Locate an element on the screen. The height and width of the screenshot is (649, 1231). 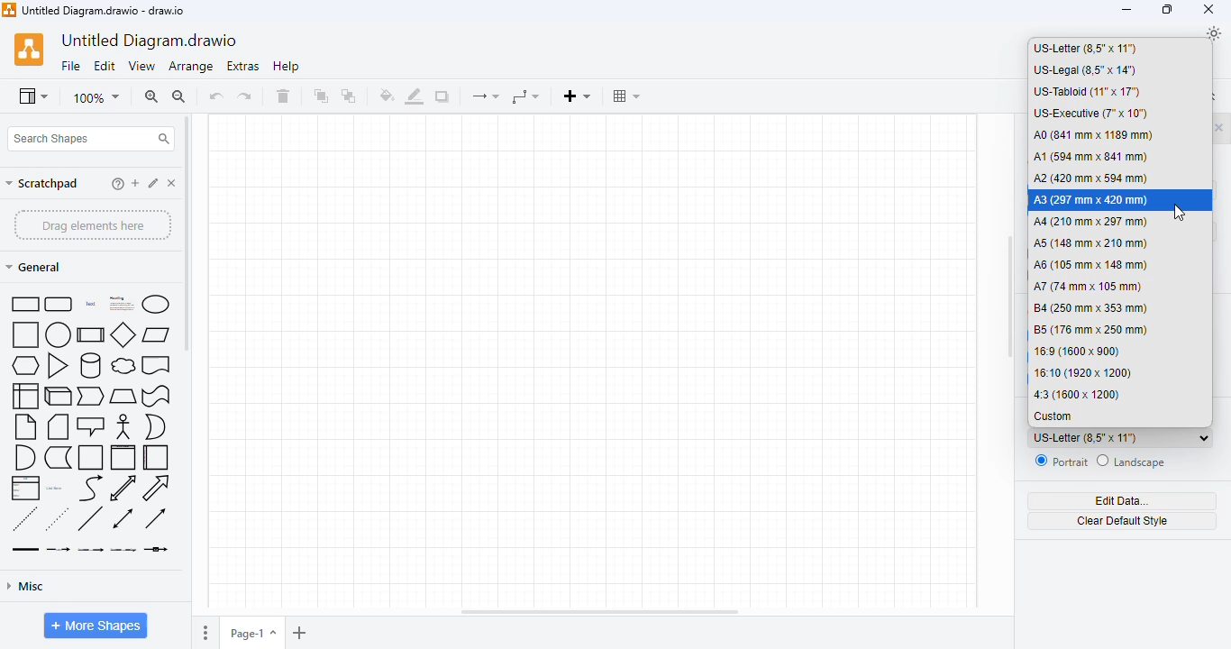
or is located at coordinates (155, 427).